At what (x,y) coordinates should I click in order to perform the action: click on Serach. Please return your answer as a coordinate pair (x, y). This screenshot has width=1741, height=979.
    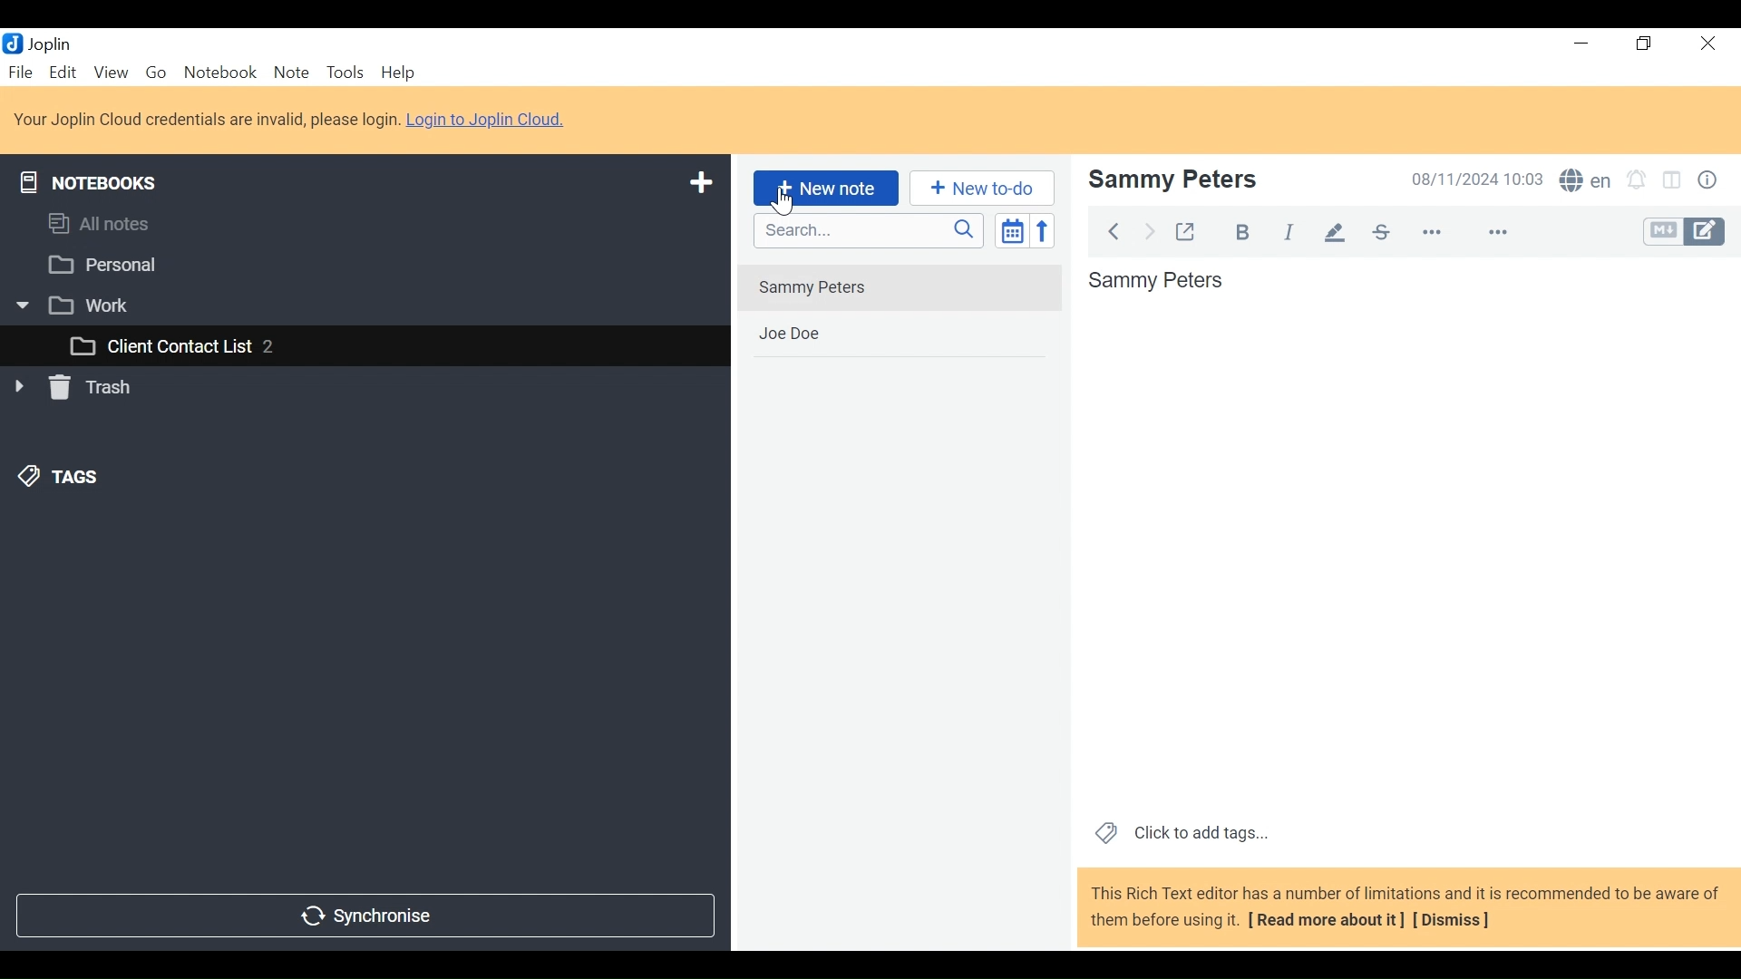
    Looking at the image, I should click on (869, 231).